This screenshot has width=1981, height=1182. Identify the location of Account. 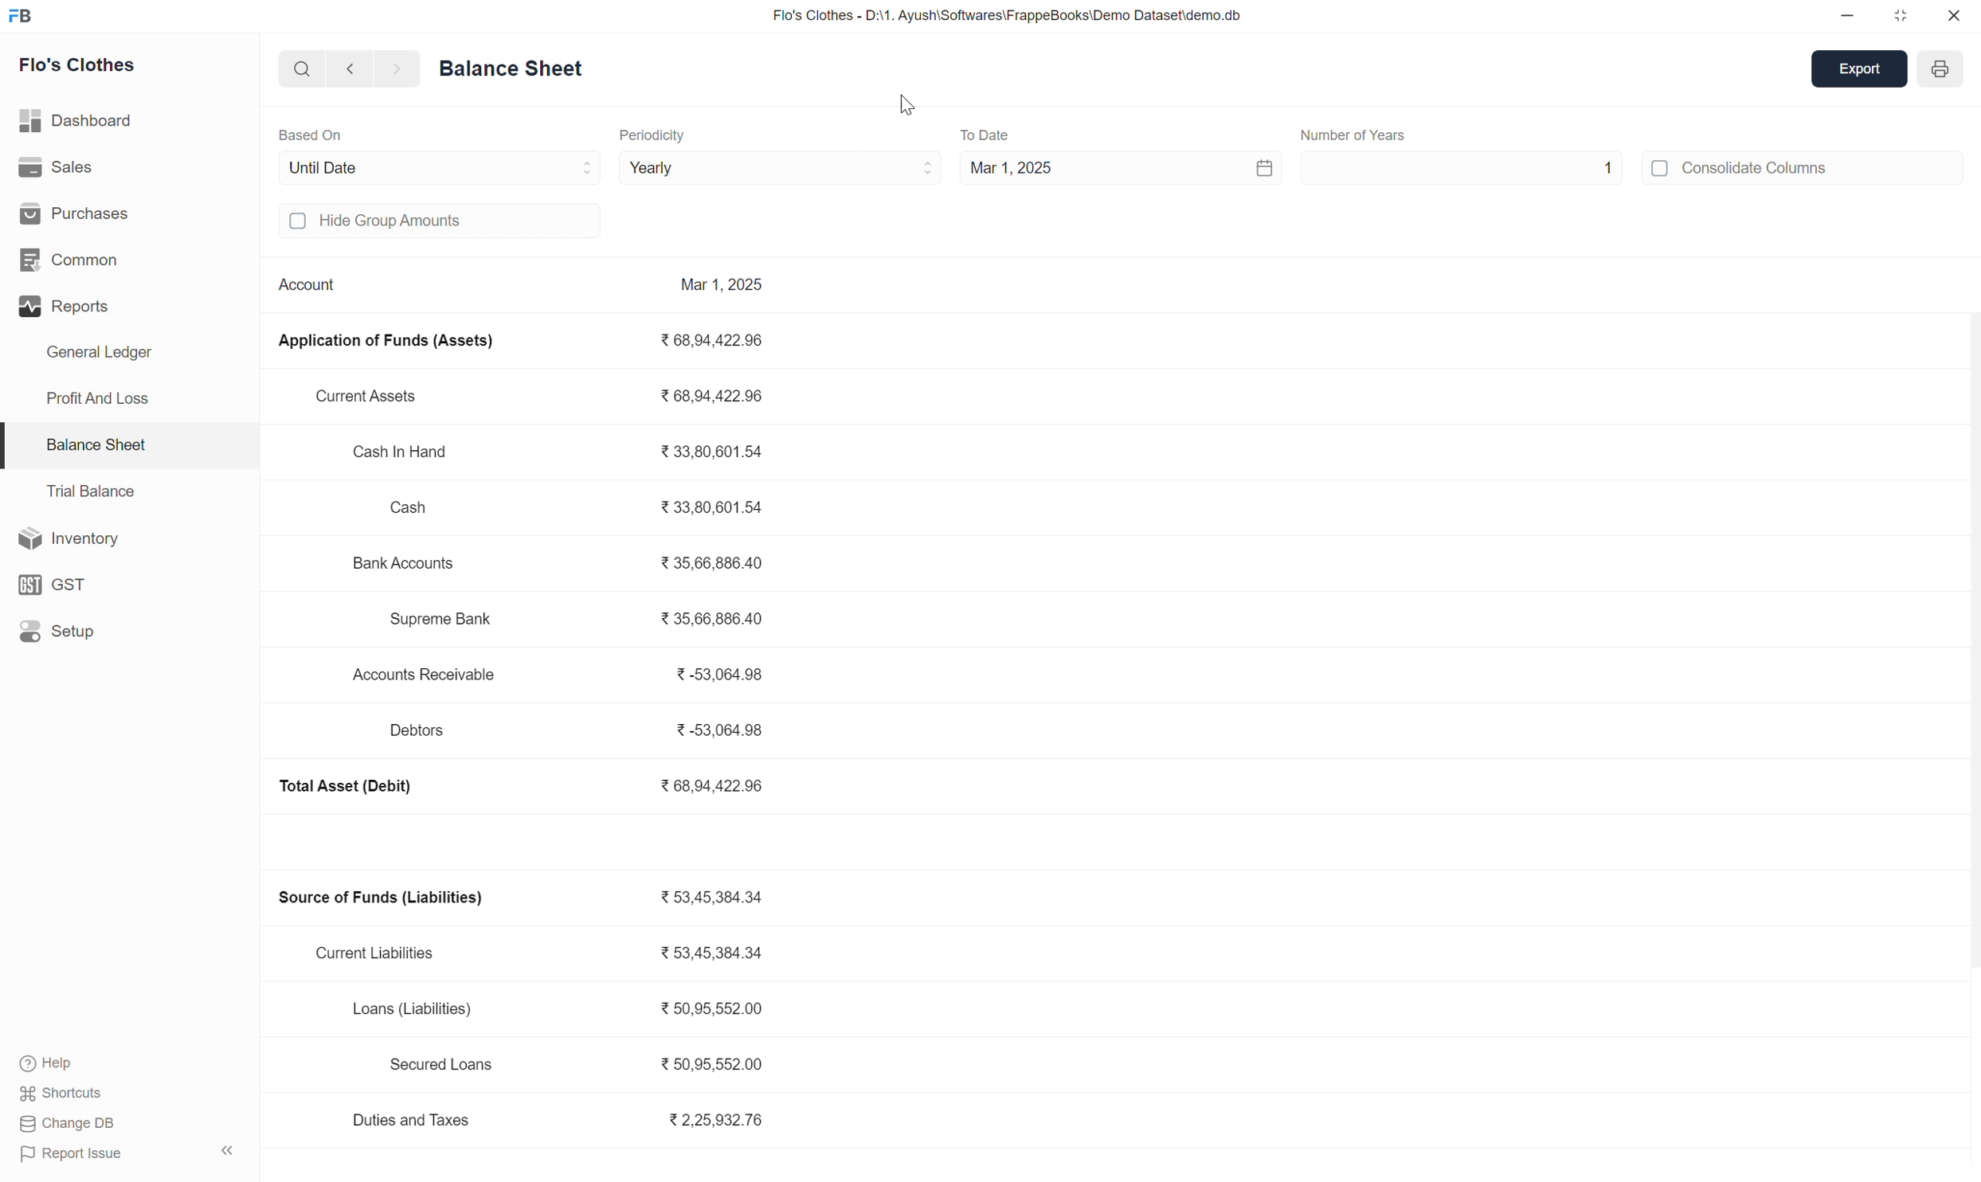
(310, 284).